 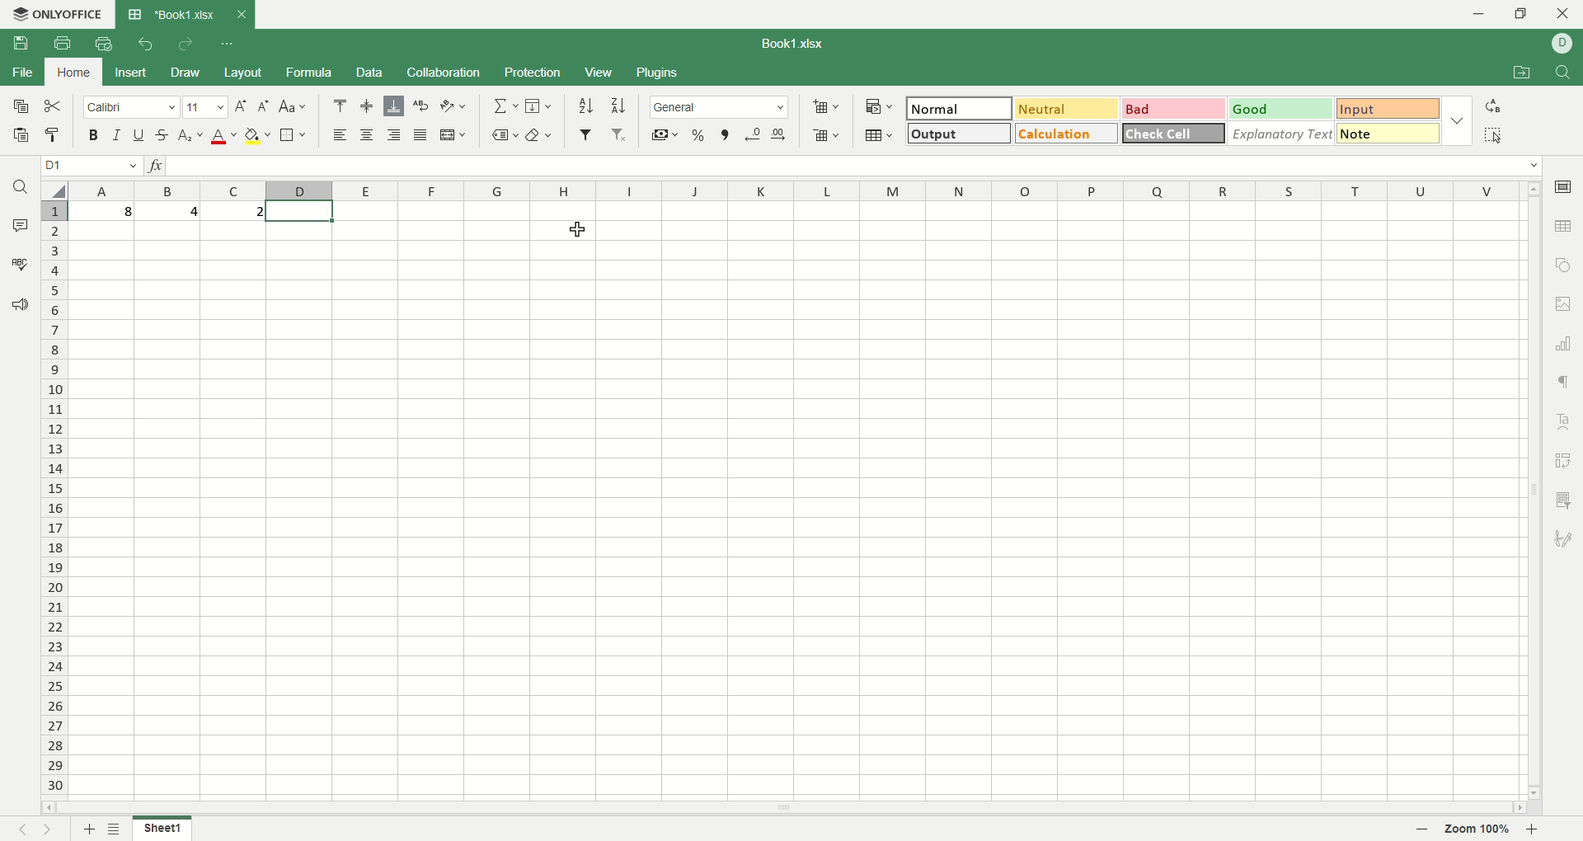 I want to click on formula, so click(x=310, y=73).